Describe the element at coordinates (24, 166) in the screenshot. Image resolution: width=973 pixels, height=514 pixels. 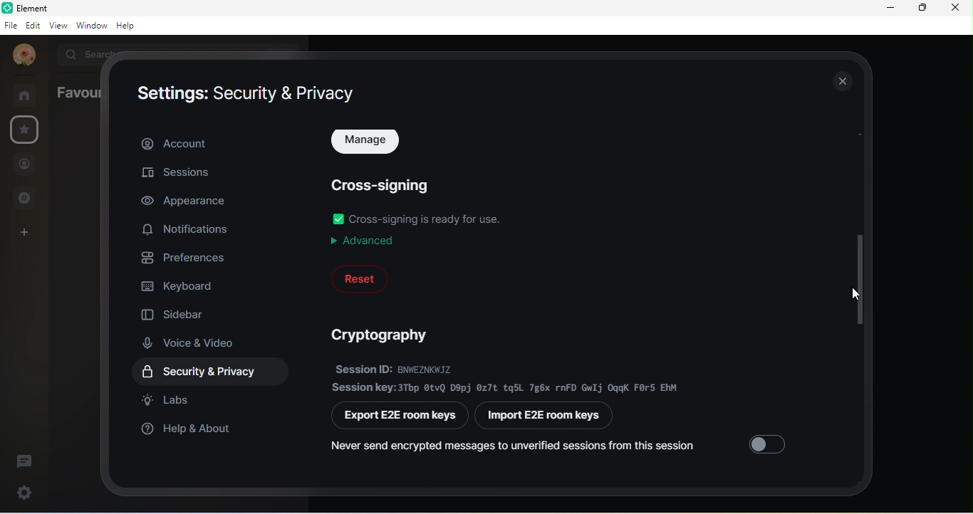
I see `people` at that location.